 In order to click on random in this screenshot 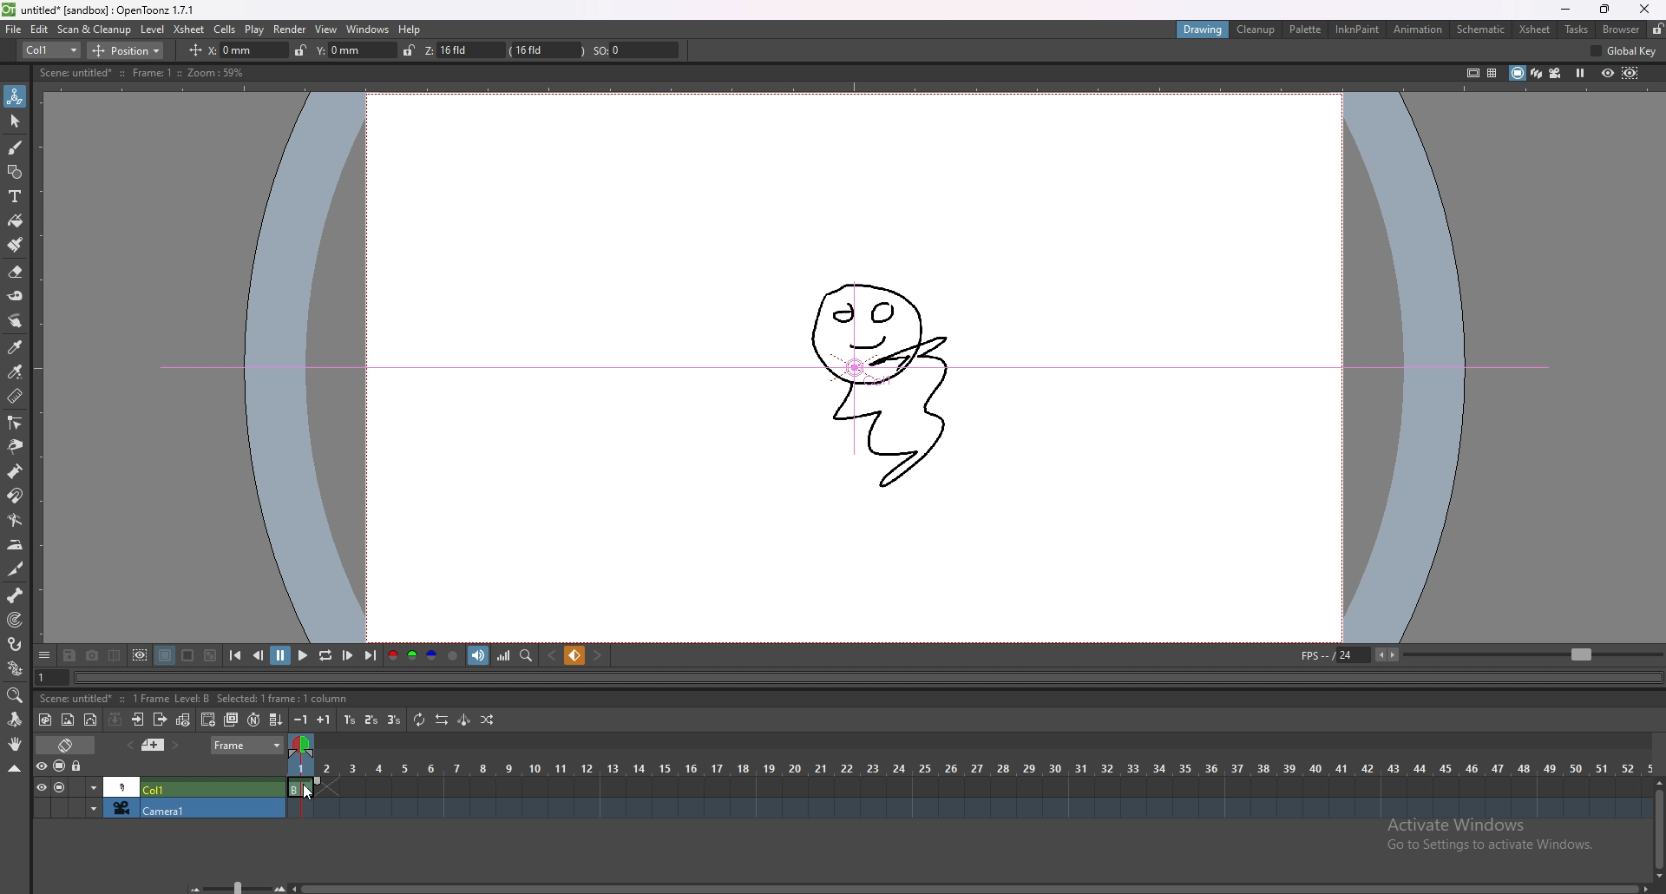, I will do `click(489, 720)`.